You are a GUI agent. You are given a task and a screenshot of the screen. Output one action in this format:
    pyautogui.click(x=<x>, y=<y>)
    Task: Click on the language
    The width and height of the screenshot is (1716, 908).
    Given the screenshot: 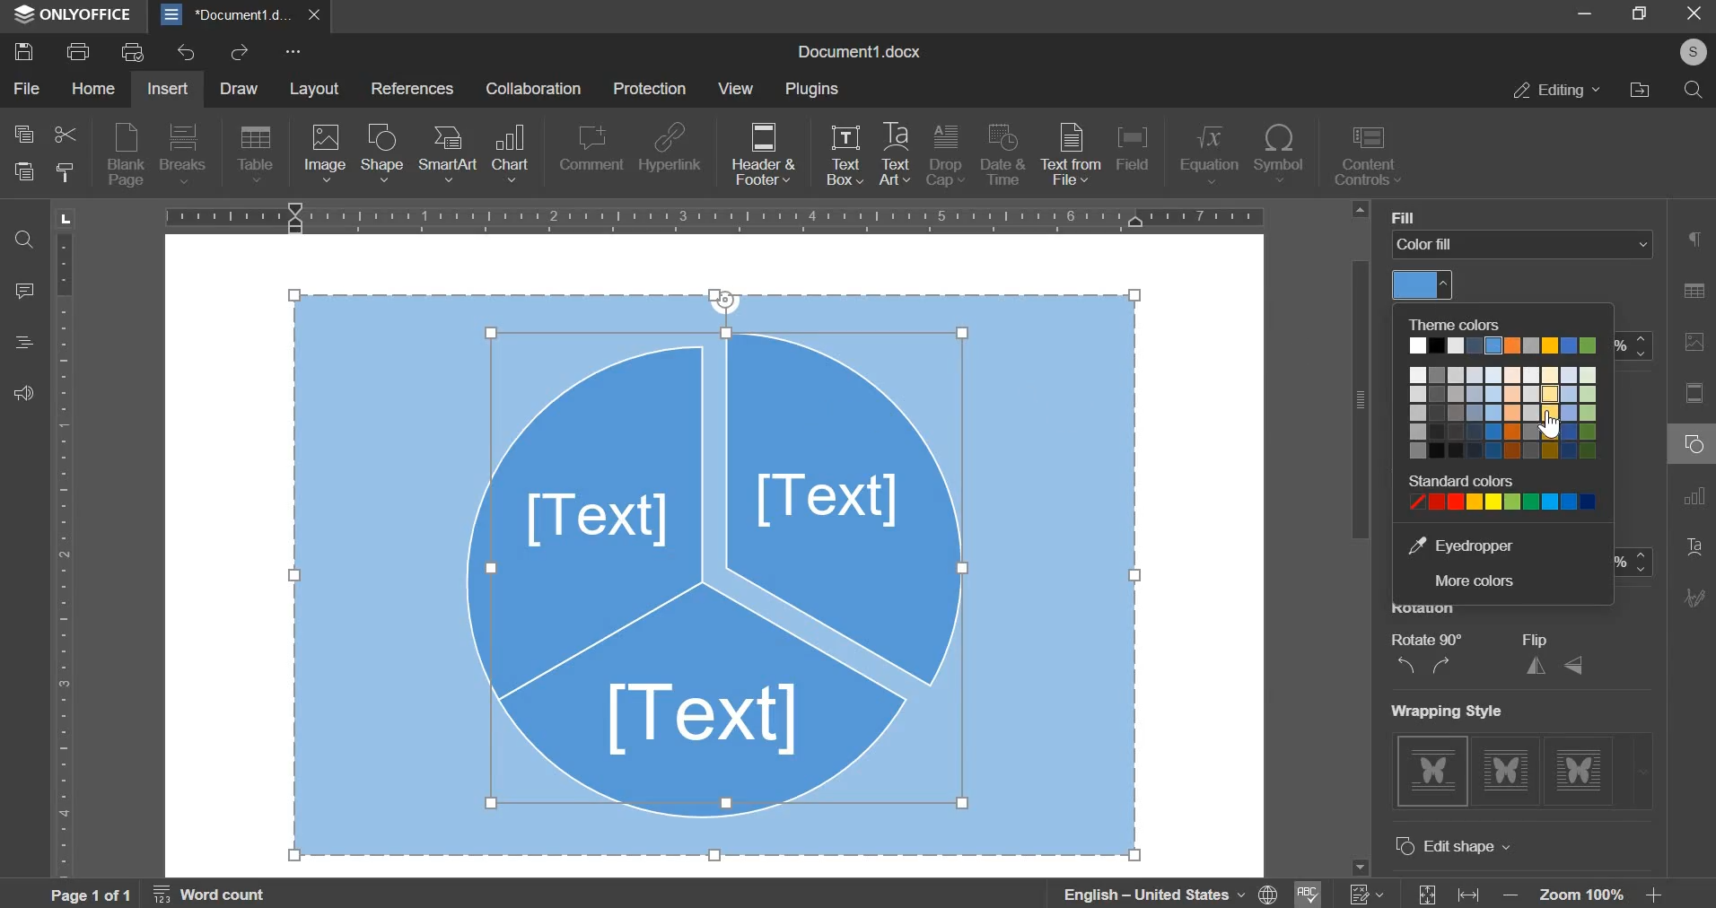 What is the action you would take?
    pyautogui.click(x=1155, y=893)
    